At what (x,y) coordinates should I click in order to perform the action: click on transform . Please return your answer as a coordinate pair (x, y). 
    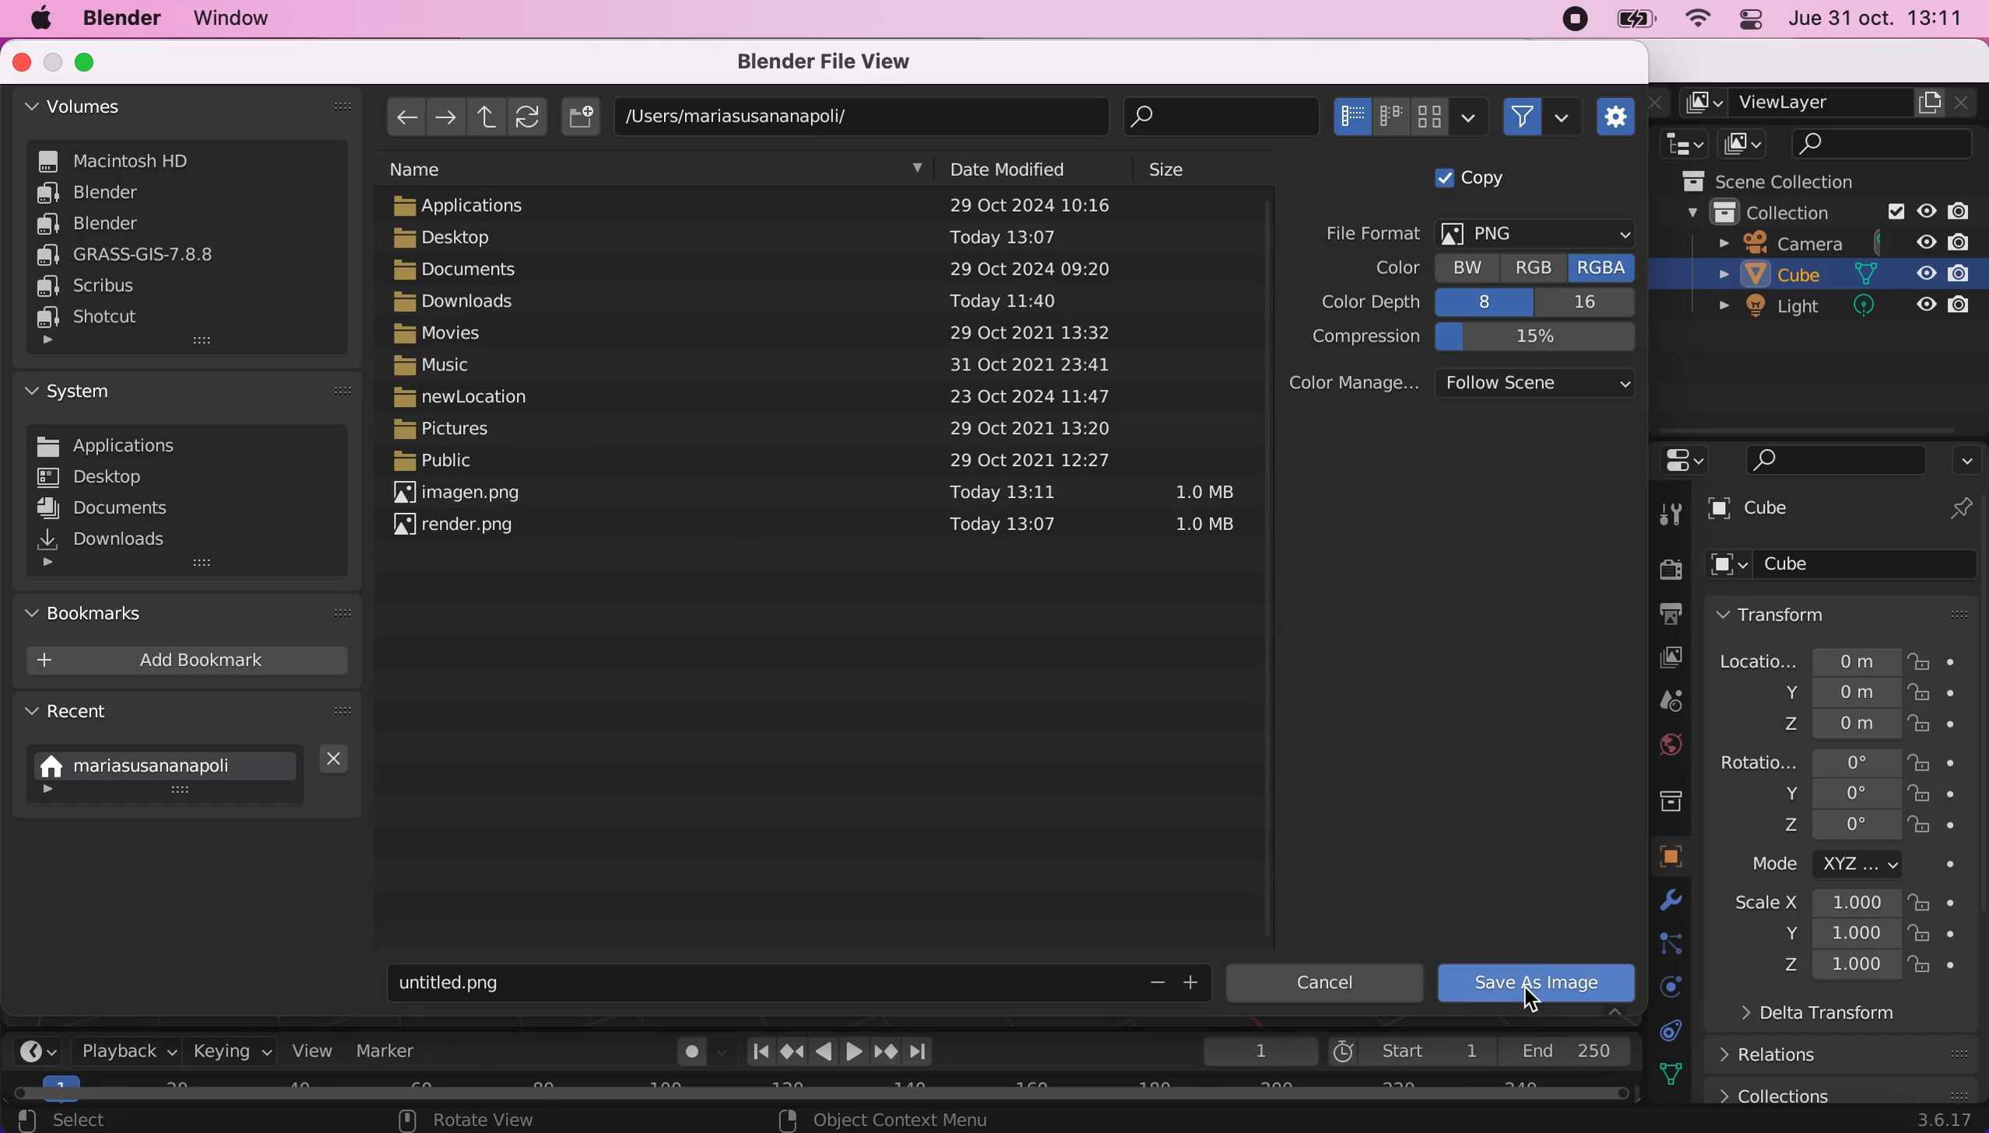
    Looking at the image, I should click on (1847, 612).